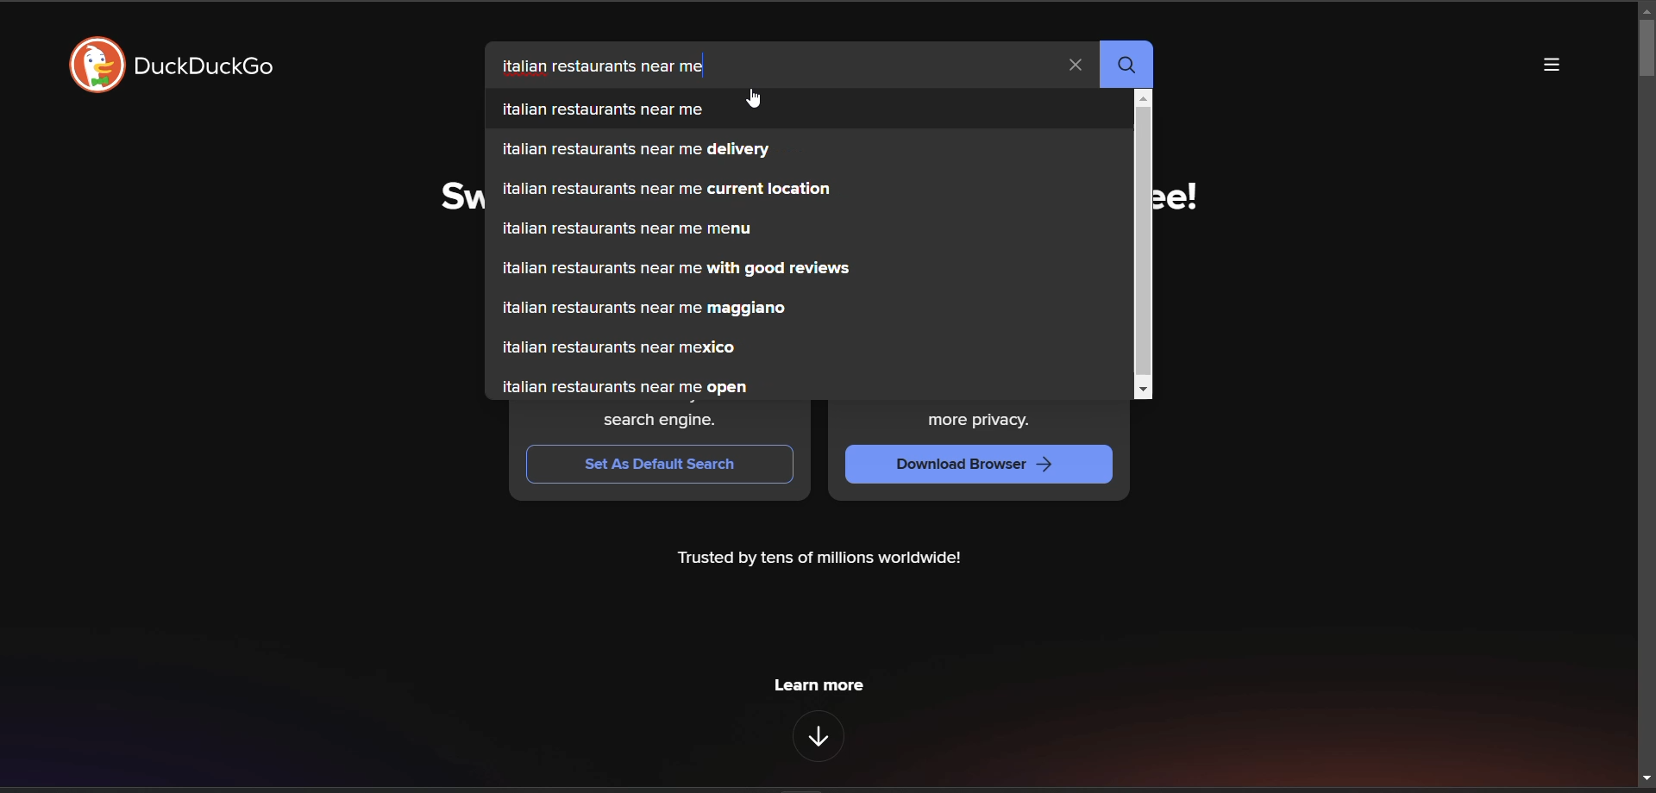 The height and width of the screenshot is (793, 1656). I want to click on italian restaurants near me maggiano, so click(808, 309).